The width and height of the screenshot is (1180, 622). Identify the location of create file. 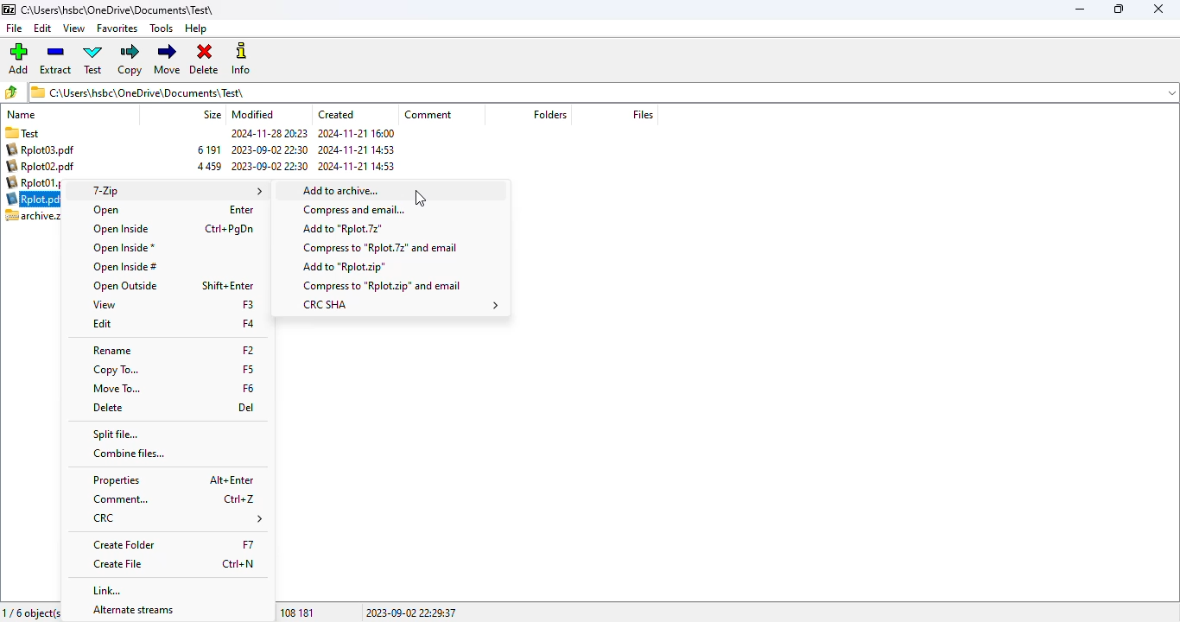
(117, 564).